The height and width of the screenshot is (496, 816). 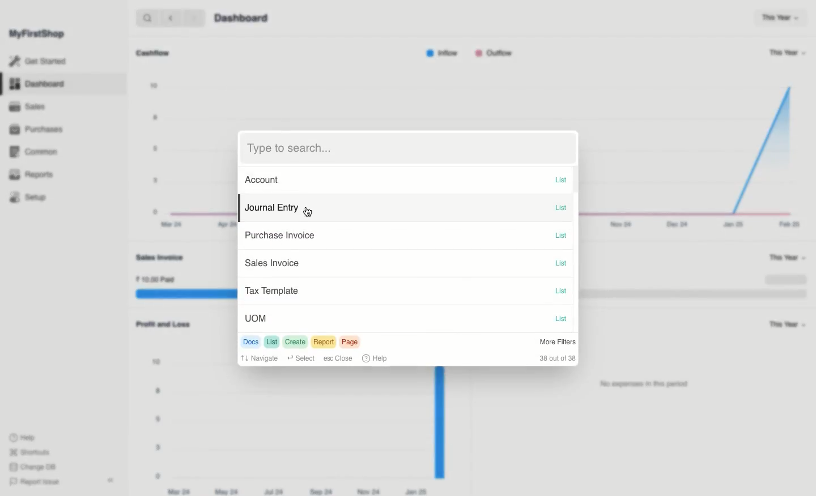 I want to click on Jan 25, so click(x=733, y=225).